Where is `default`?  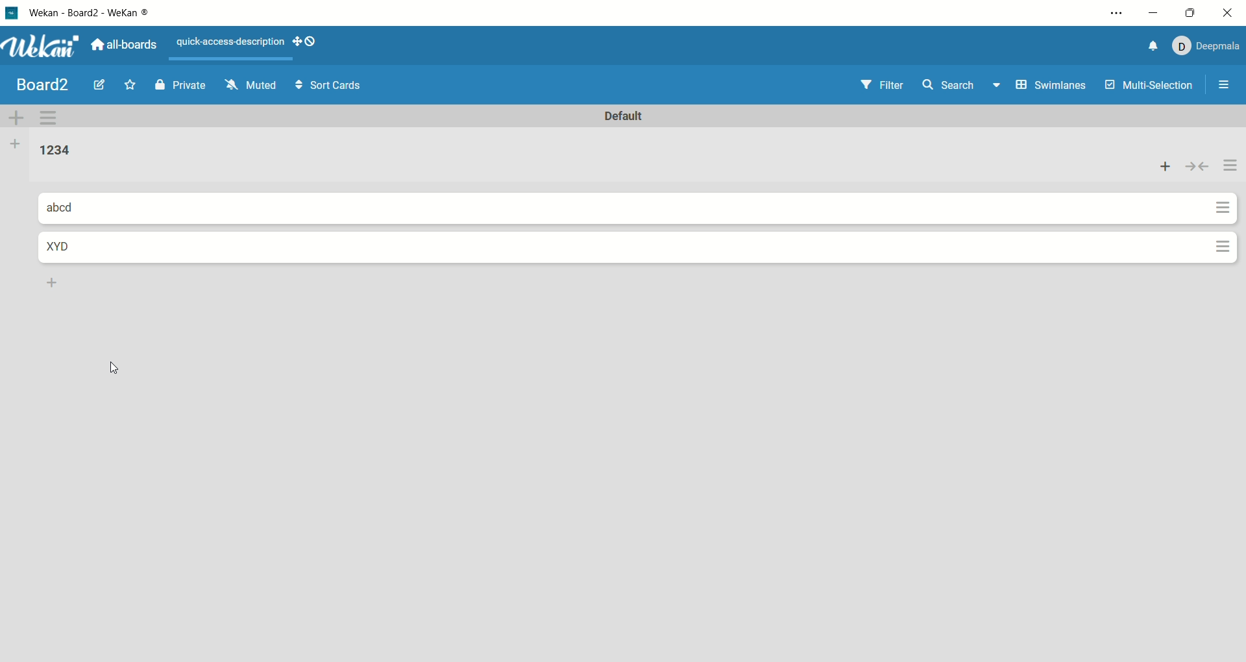
default is located at coordinates (622, 114).